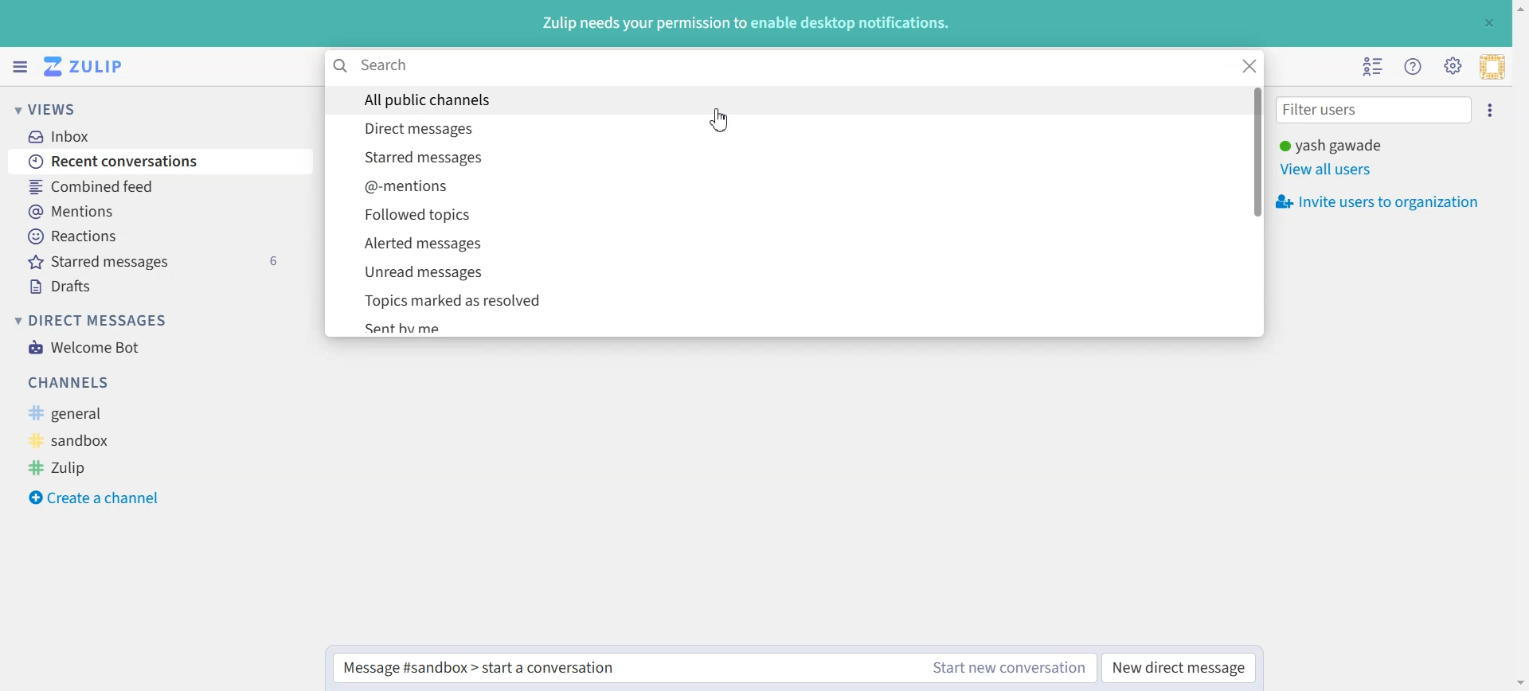  I want to click on Channels, so click(141, 383).